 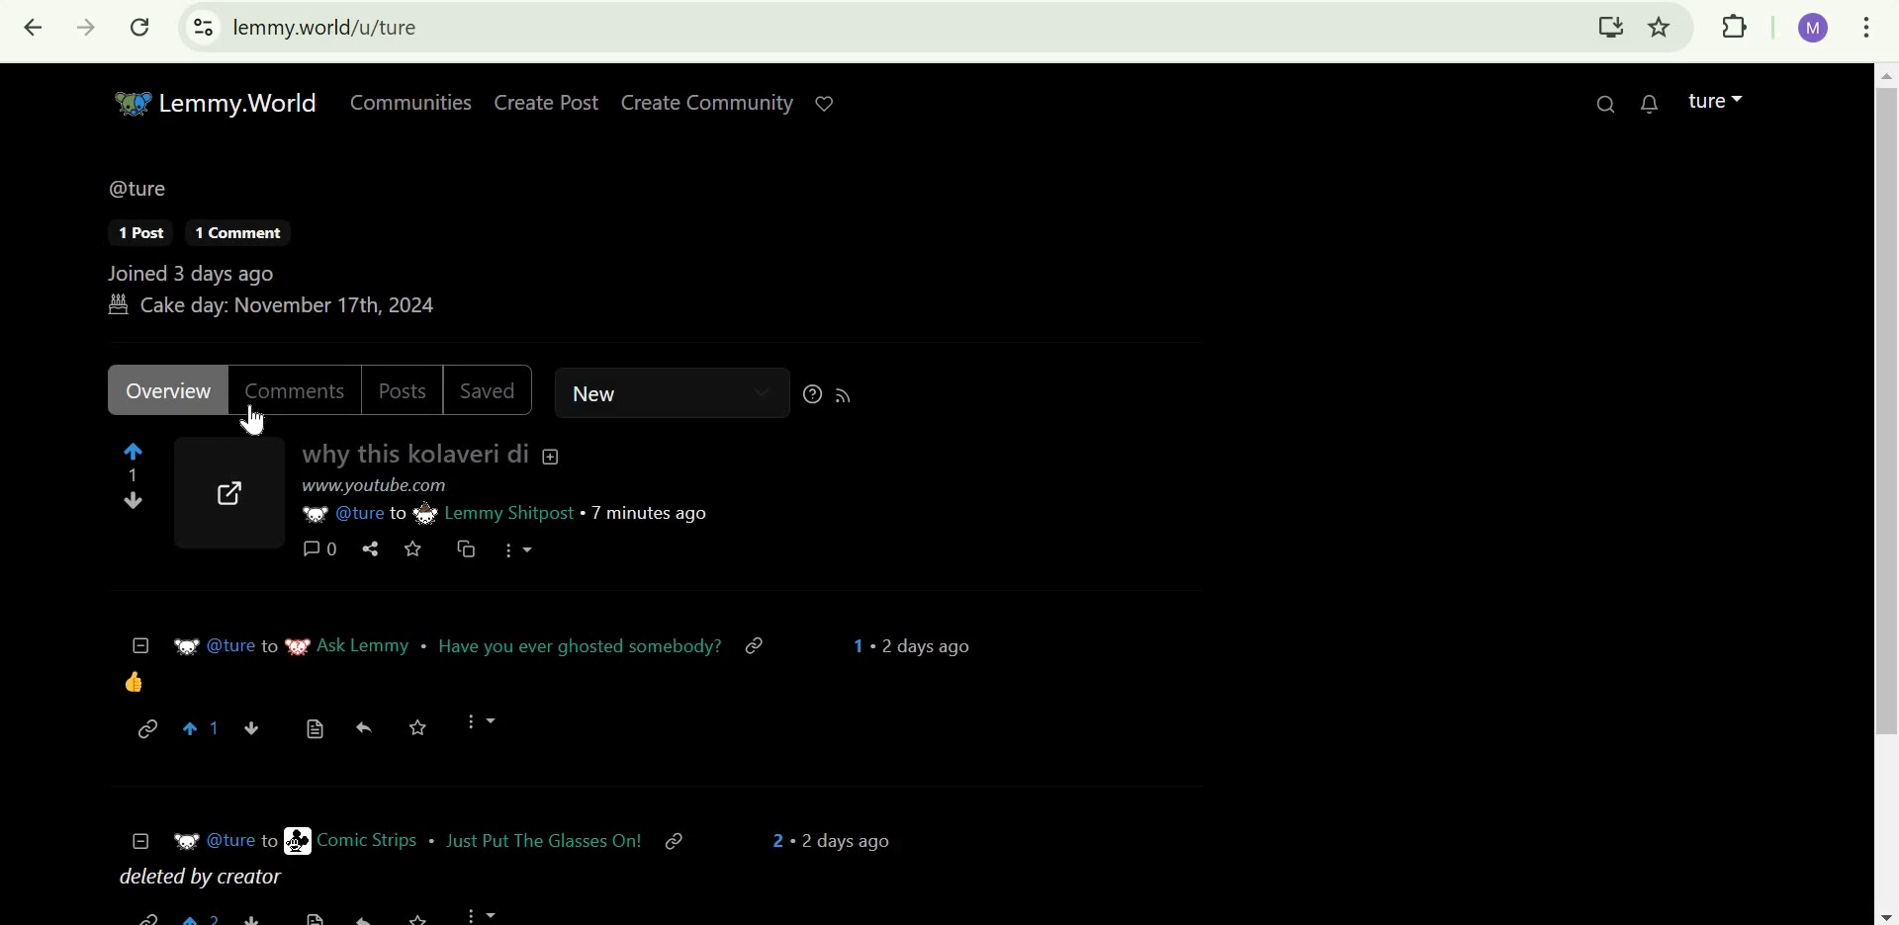 What do you see at coordinates (366, 725) in the screenshot?
I see `reply` at bounding box center [366, 725].